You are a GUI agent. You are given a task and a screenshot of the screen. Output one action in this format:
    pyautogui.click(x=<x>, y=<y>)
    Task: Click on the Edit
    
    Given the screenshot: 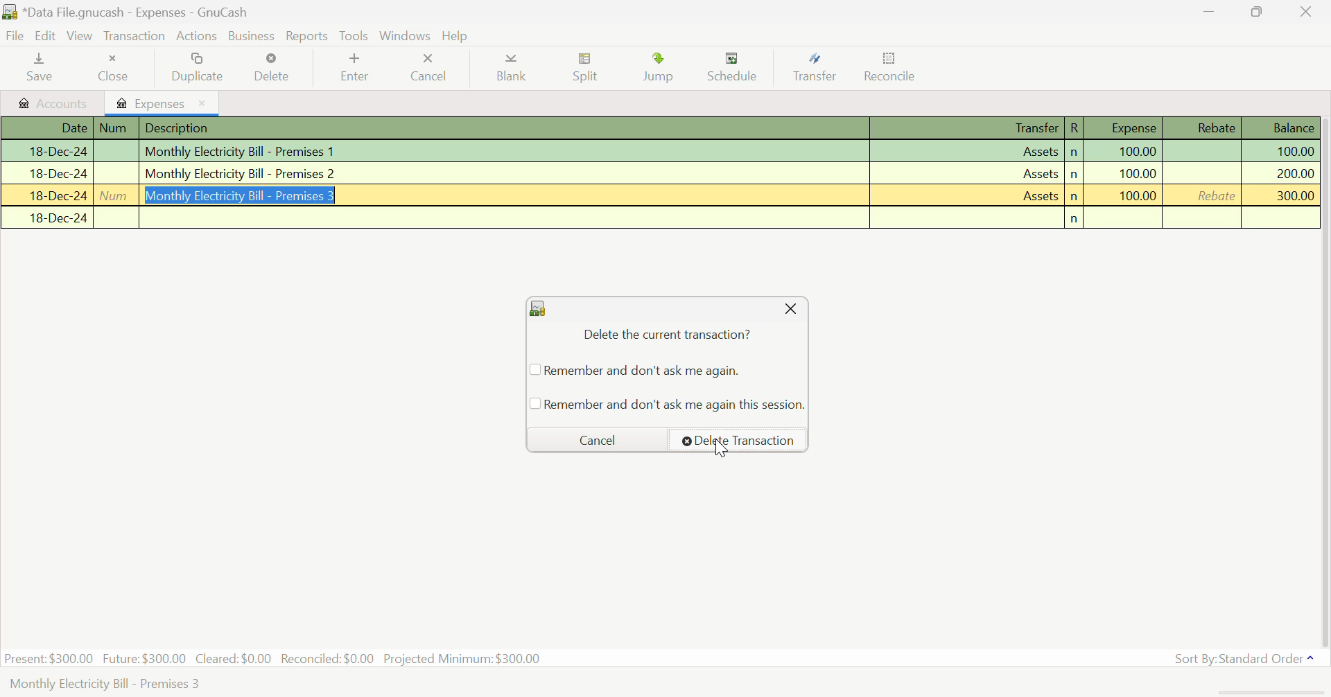 What is the action you would take?
    pyautogui.click(x=46, y=36)
    